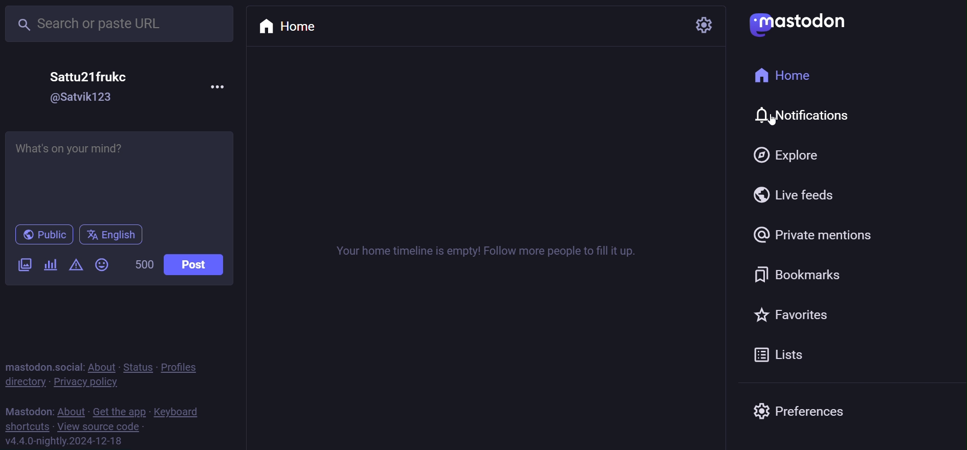  Describe the element at coordinates (115, 25) in the screenshot. I see `Search or paste URL` at that location.